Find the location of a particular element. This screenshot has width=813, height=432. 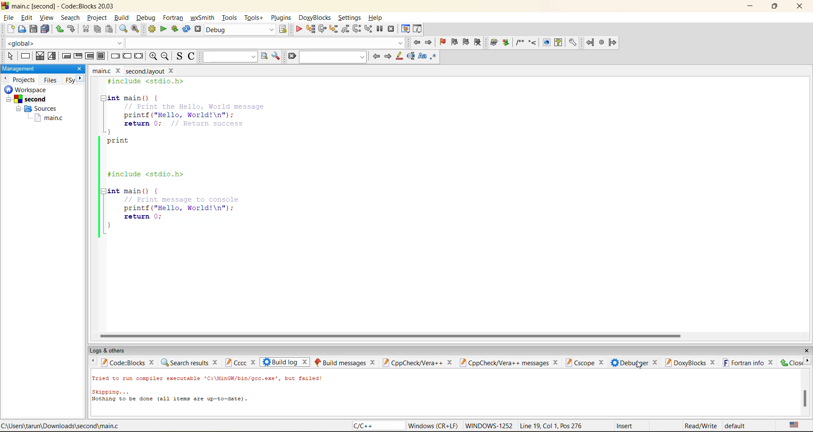

code editor is located at coordinates (215, 159).